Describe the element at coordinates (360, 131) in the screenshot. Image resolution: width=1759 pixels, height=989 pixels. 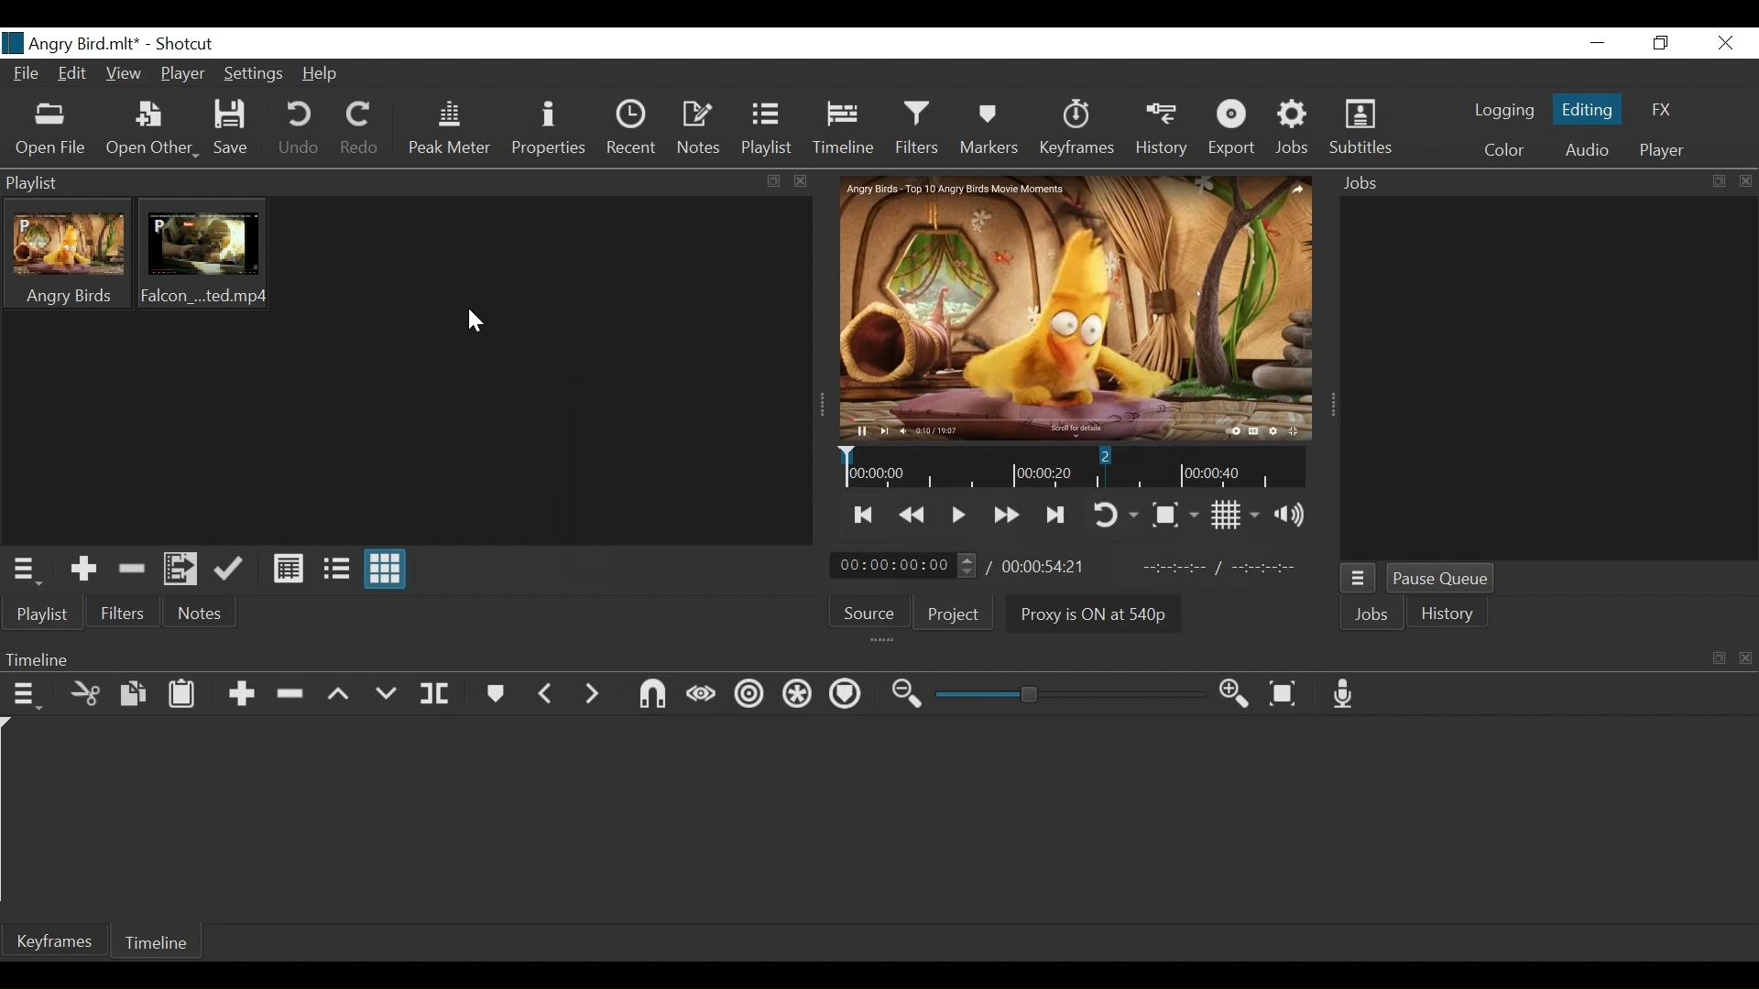
I see `Redo` at that location.